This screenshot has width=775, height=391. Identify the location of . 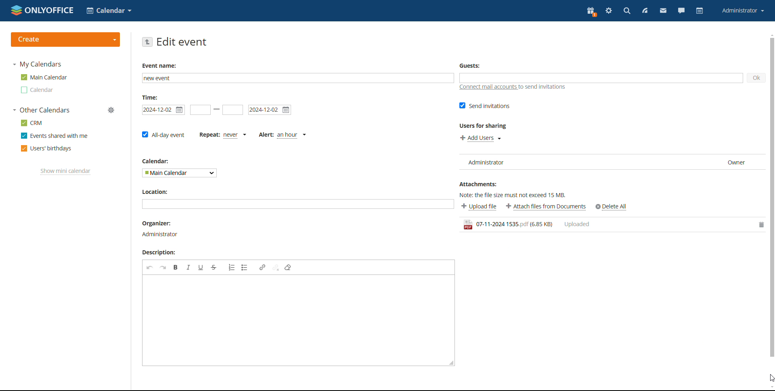
(771, 379).